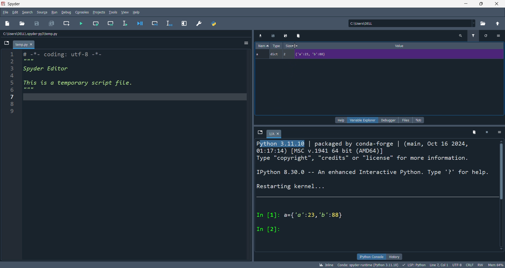 The width and height of the screenshot is (505, 268). I want to click on maximize, so click(481, 4).